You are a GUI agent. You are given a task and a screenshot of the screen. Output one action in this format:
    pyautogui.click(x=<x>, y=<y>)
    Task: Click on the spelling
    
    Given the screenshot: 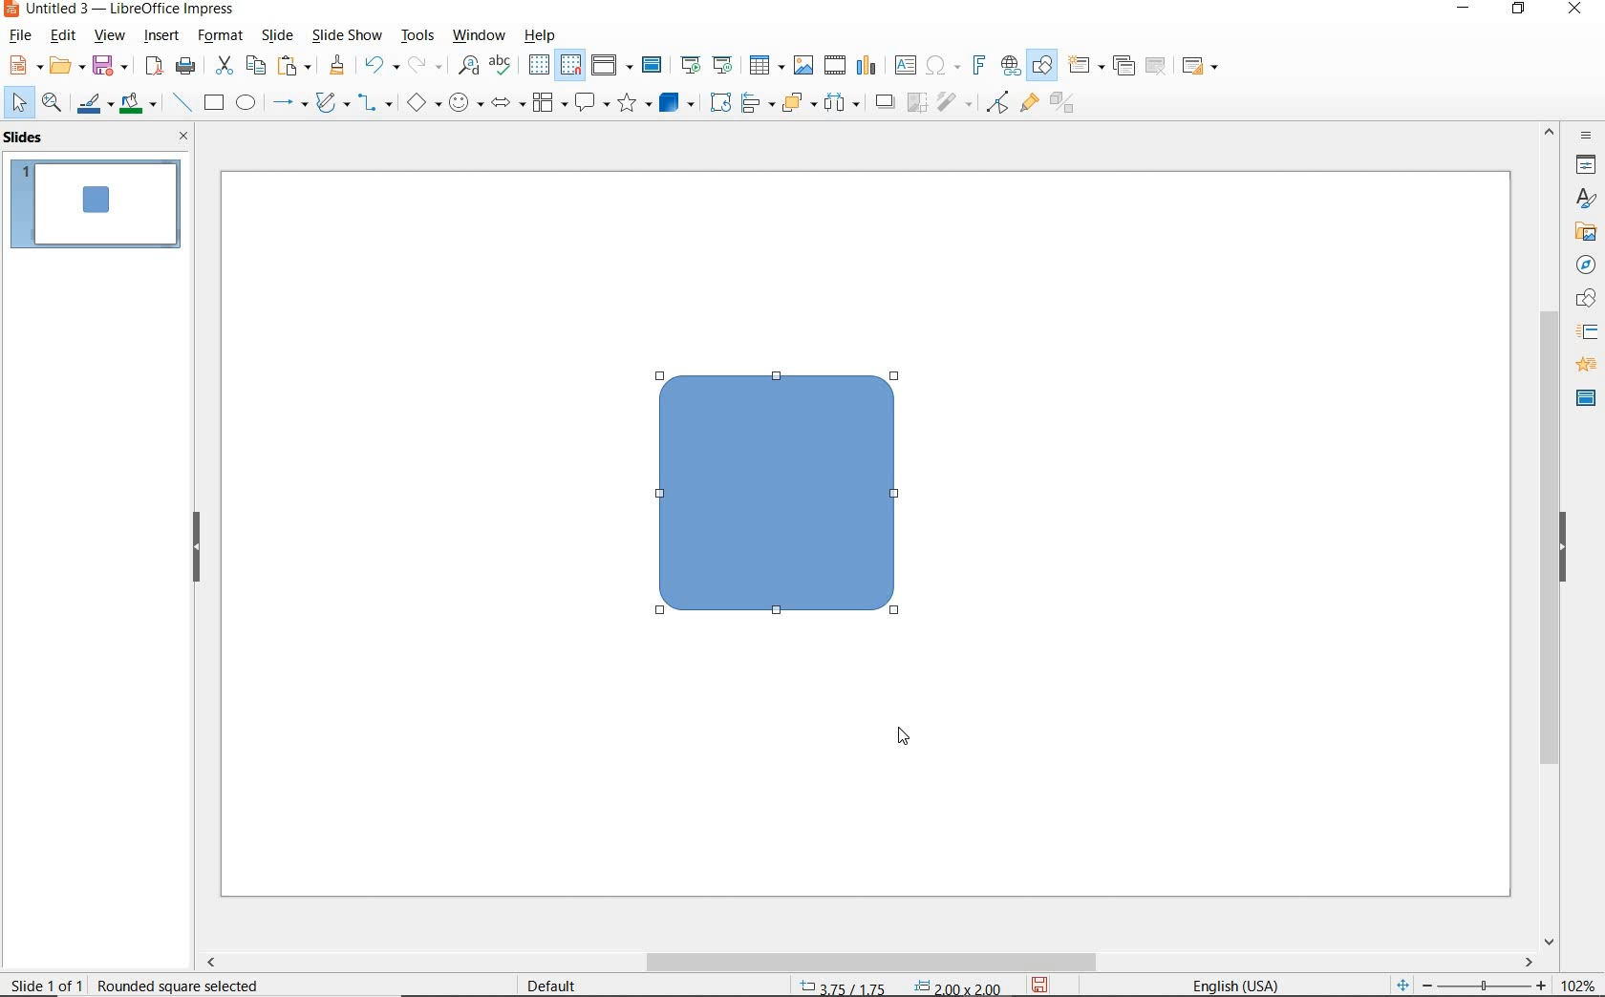 What is the action you would take?
    pyautogui.click(x=503, y=69)
    